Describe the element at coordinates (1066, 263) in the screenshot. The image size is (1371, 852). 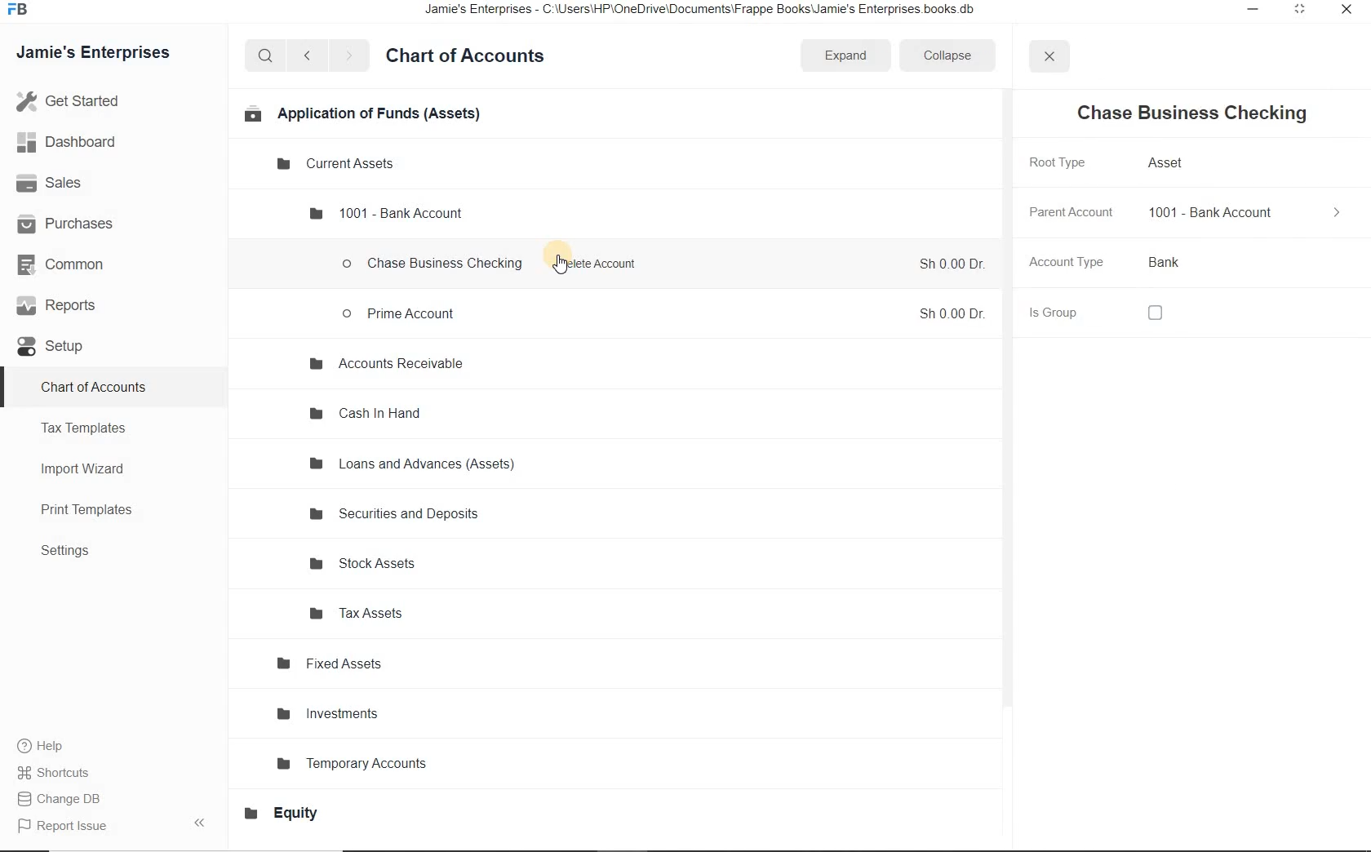
I see `Account Type` at that location.